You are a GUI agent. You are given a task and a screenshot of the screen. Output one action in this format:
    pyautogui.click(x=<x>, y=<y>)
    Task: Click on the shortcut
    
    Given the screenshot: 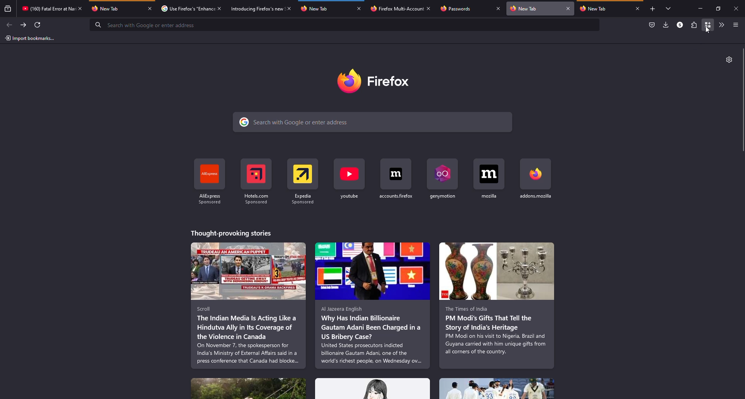 What is the action you would take?
    pyautogui.click(x=210, y=181)
    